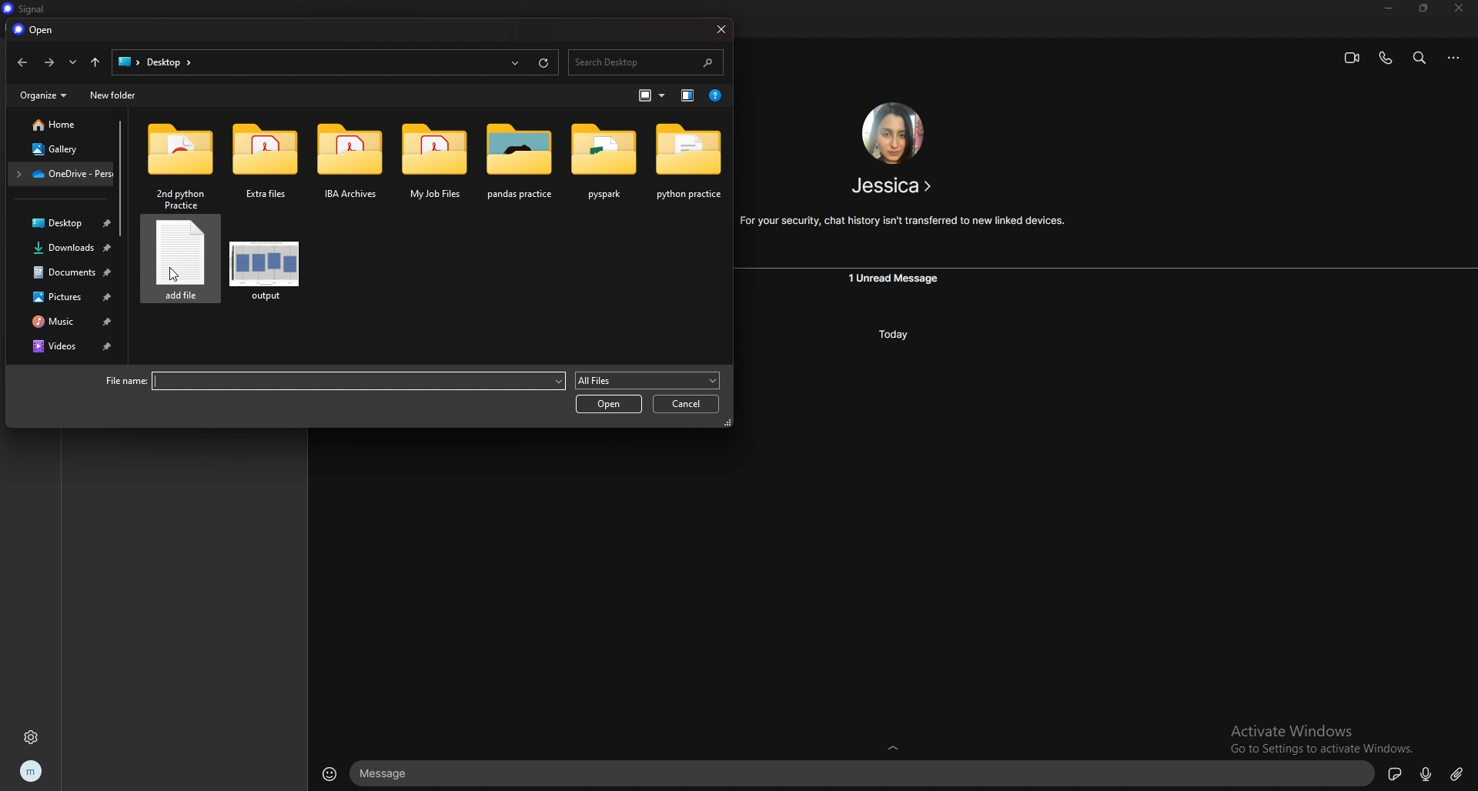  I want to click on title, so click(29, 10).